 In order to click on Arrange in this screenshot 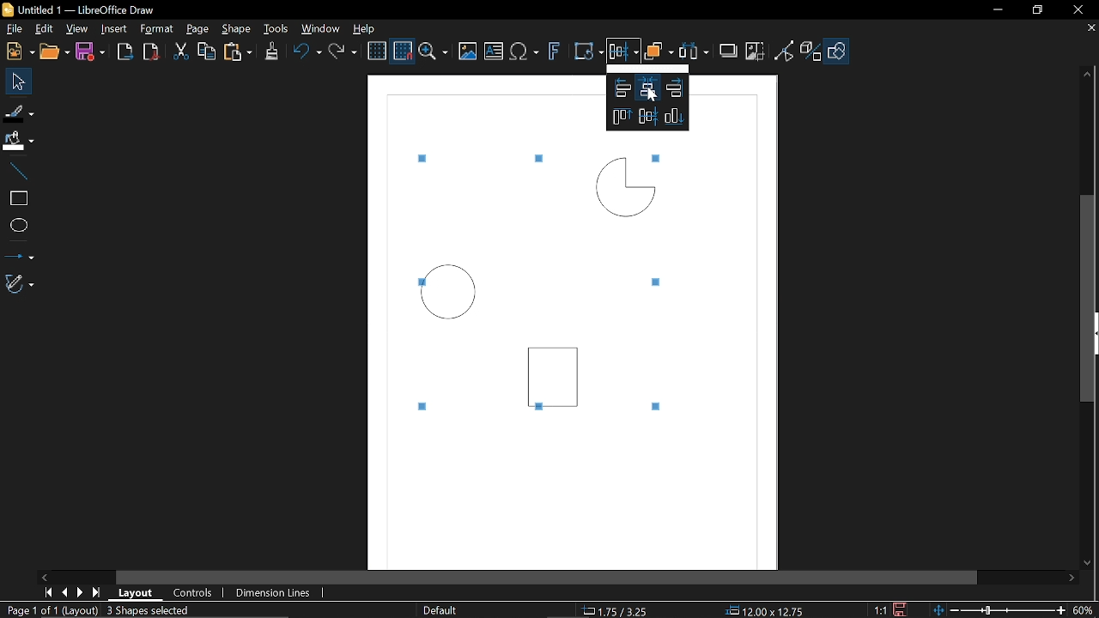, I will do `click(659, 53)`.